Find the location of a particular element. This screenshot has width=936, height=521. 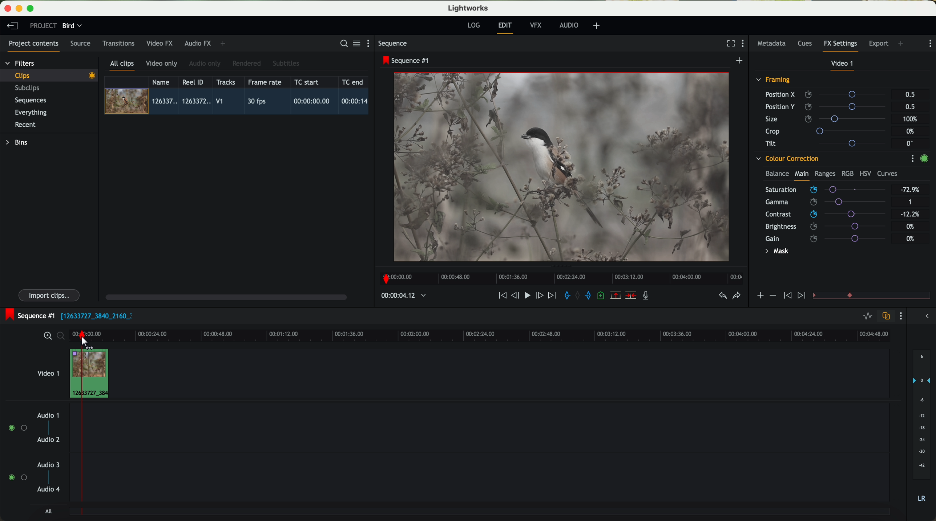

create a new sequence is located at coordinates (741, 61).